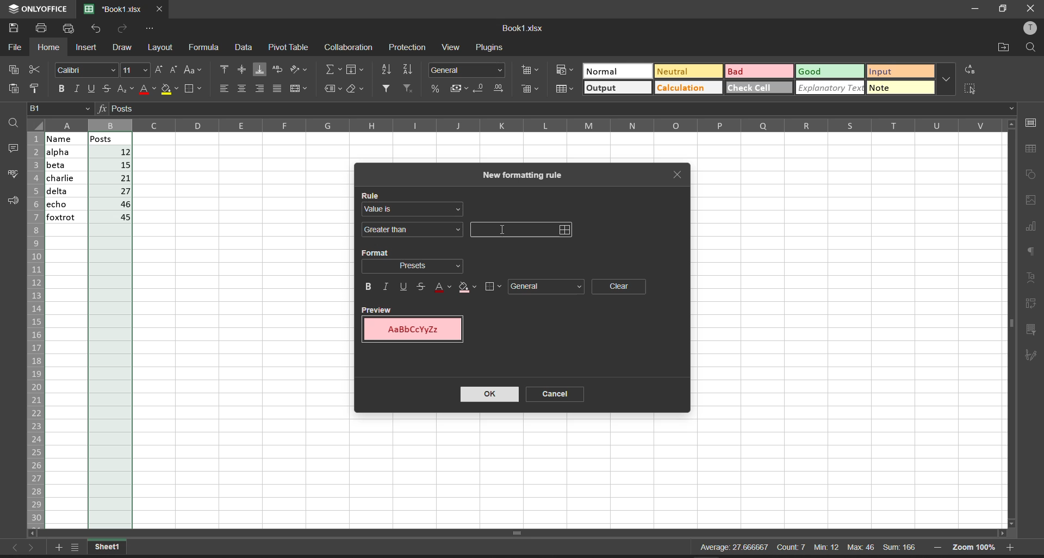 Image resolution: width=1044 pixels, height=558 pixels. What do you see at coordinates (76, 547) in the screenshot?
I see `list of sheets` at bounding box center [76, 547].